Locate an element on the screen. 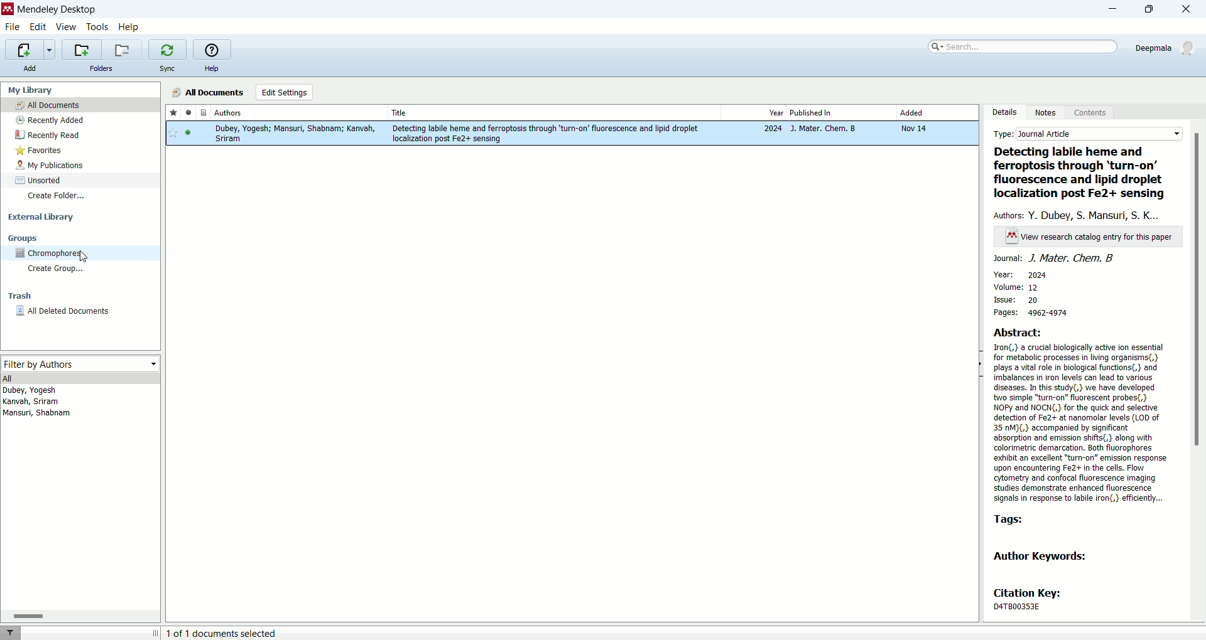 The height and width of the screenshot is (640, 1206). view is located at coordinates (67, 27).